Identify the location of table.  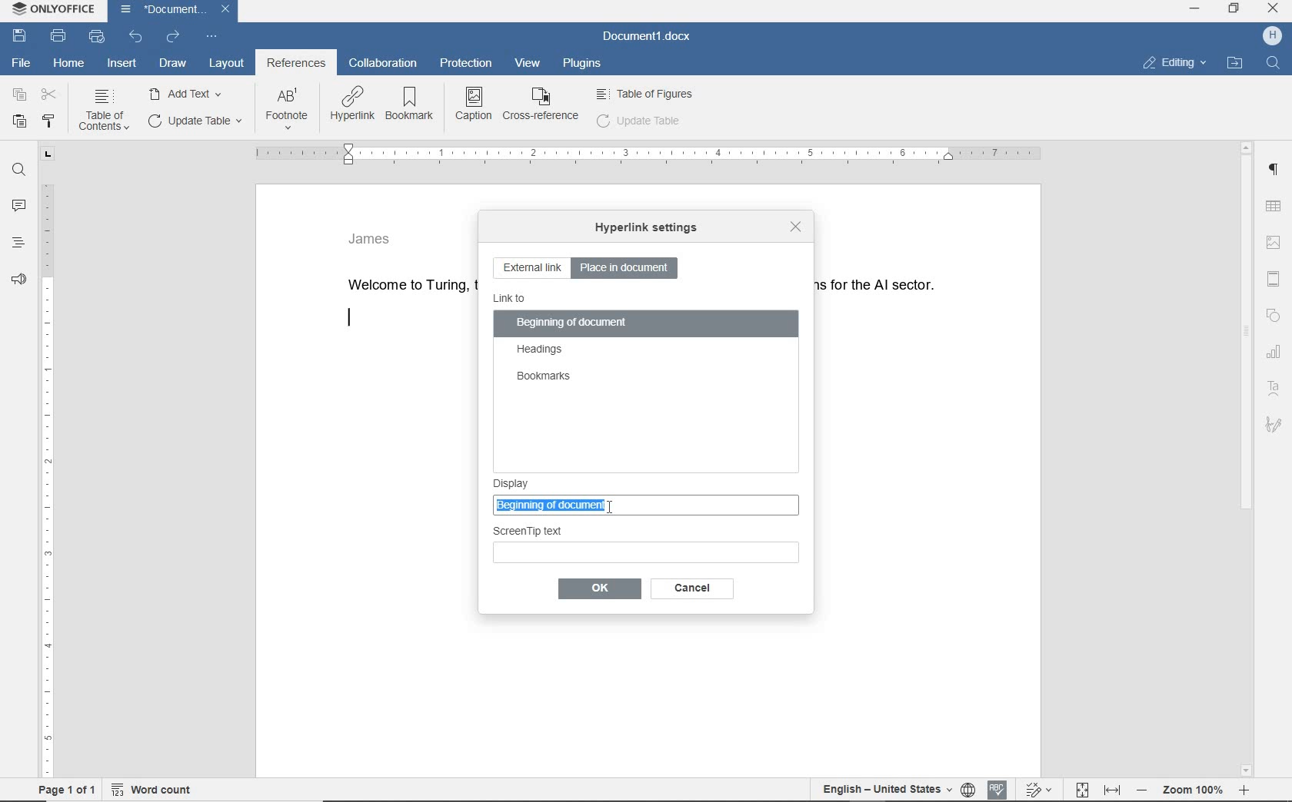
(1277, 205).